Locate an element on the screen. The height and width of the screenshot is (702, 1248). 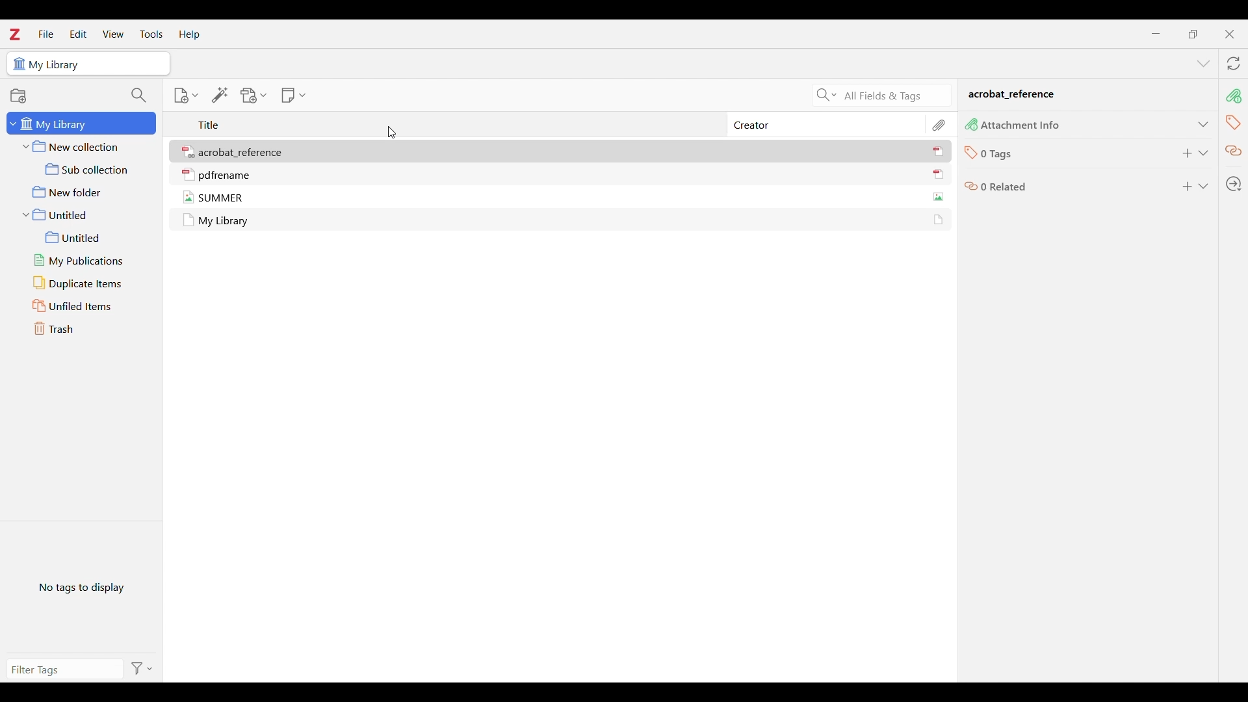
Unfiled items folder is located at coordinates (86, 306).